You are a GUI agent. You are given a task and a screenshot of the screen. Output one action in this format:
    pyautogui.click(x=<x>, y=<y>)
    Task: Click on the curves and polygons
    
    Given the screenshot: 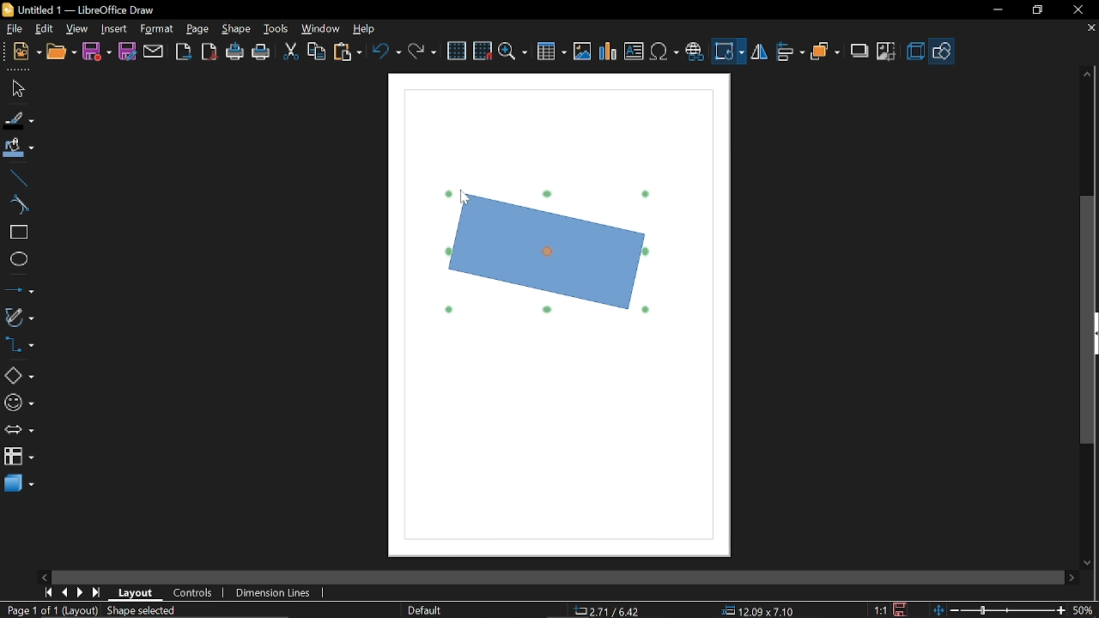 What is the action you would take?
    pyautogui.click(x=19, y=318)
    